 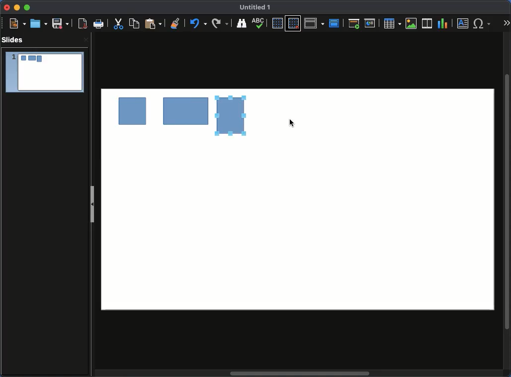 I want to click on Slide, so click(x=44, y=72).